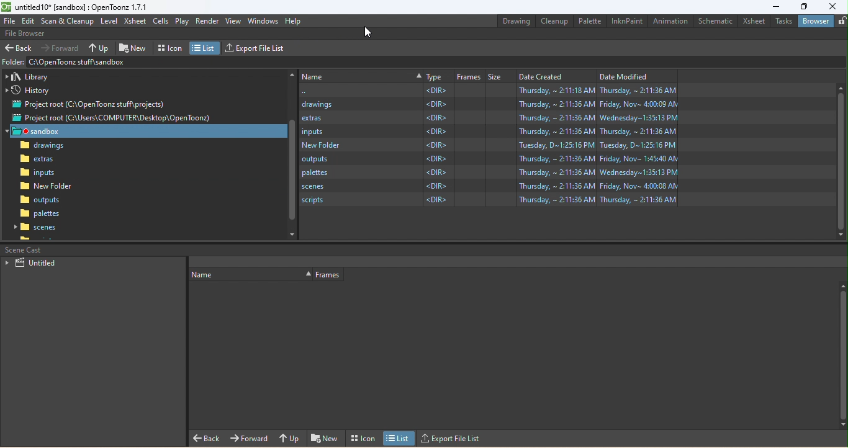 The image size is (848, 448). Describe the element at coordinates (6, 6) in the screenshot. I see `logo` at that location.